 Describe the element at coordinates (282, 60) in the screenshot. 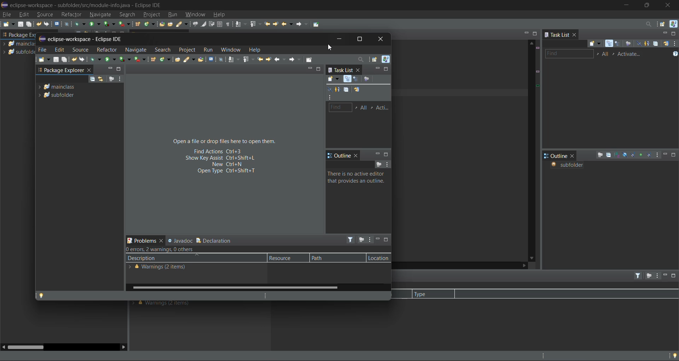

I see `back` at that location.